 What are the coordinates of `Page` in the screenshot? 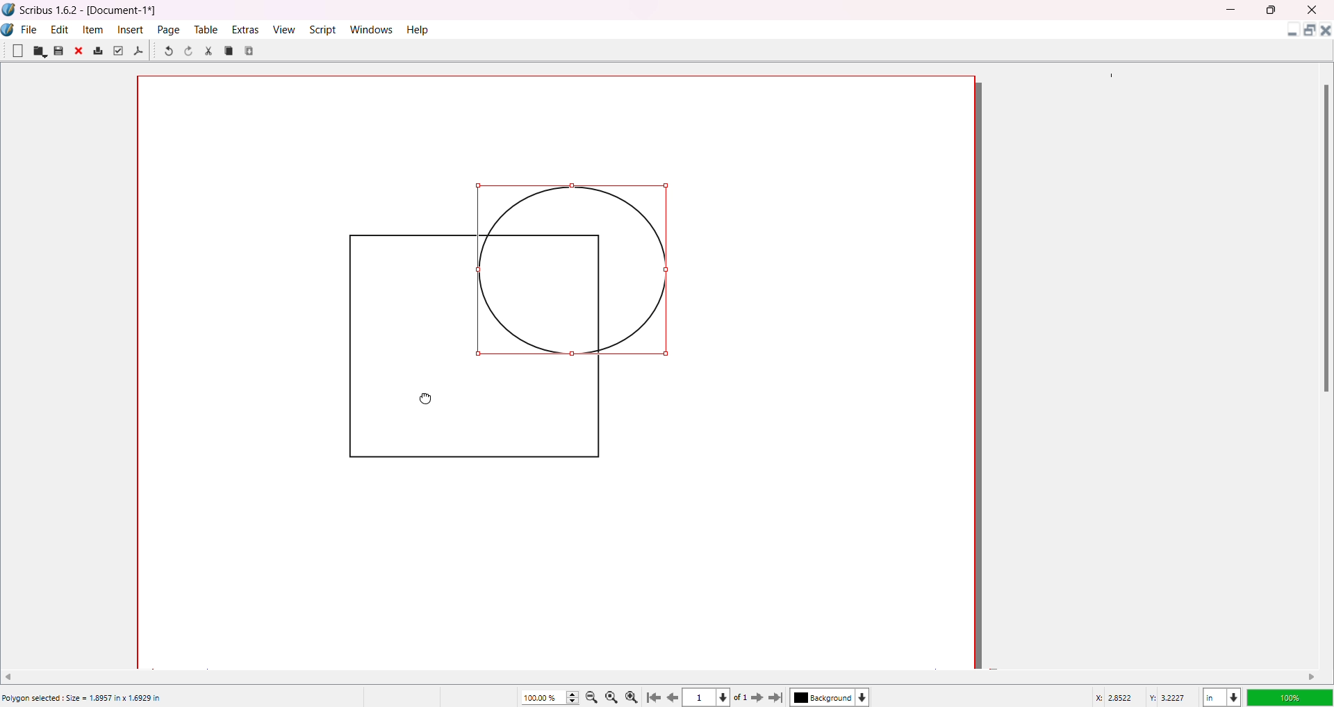 It's located at (170, 29).